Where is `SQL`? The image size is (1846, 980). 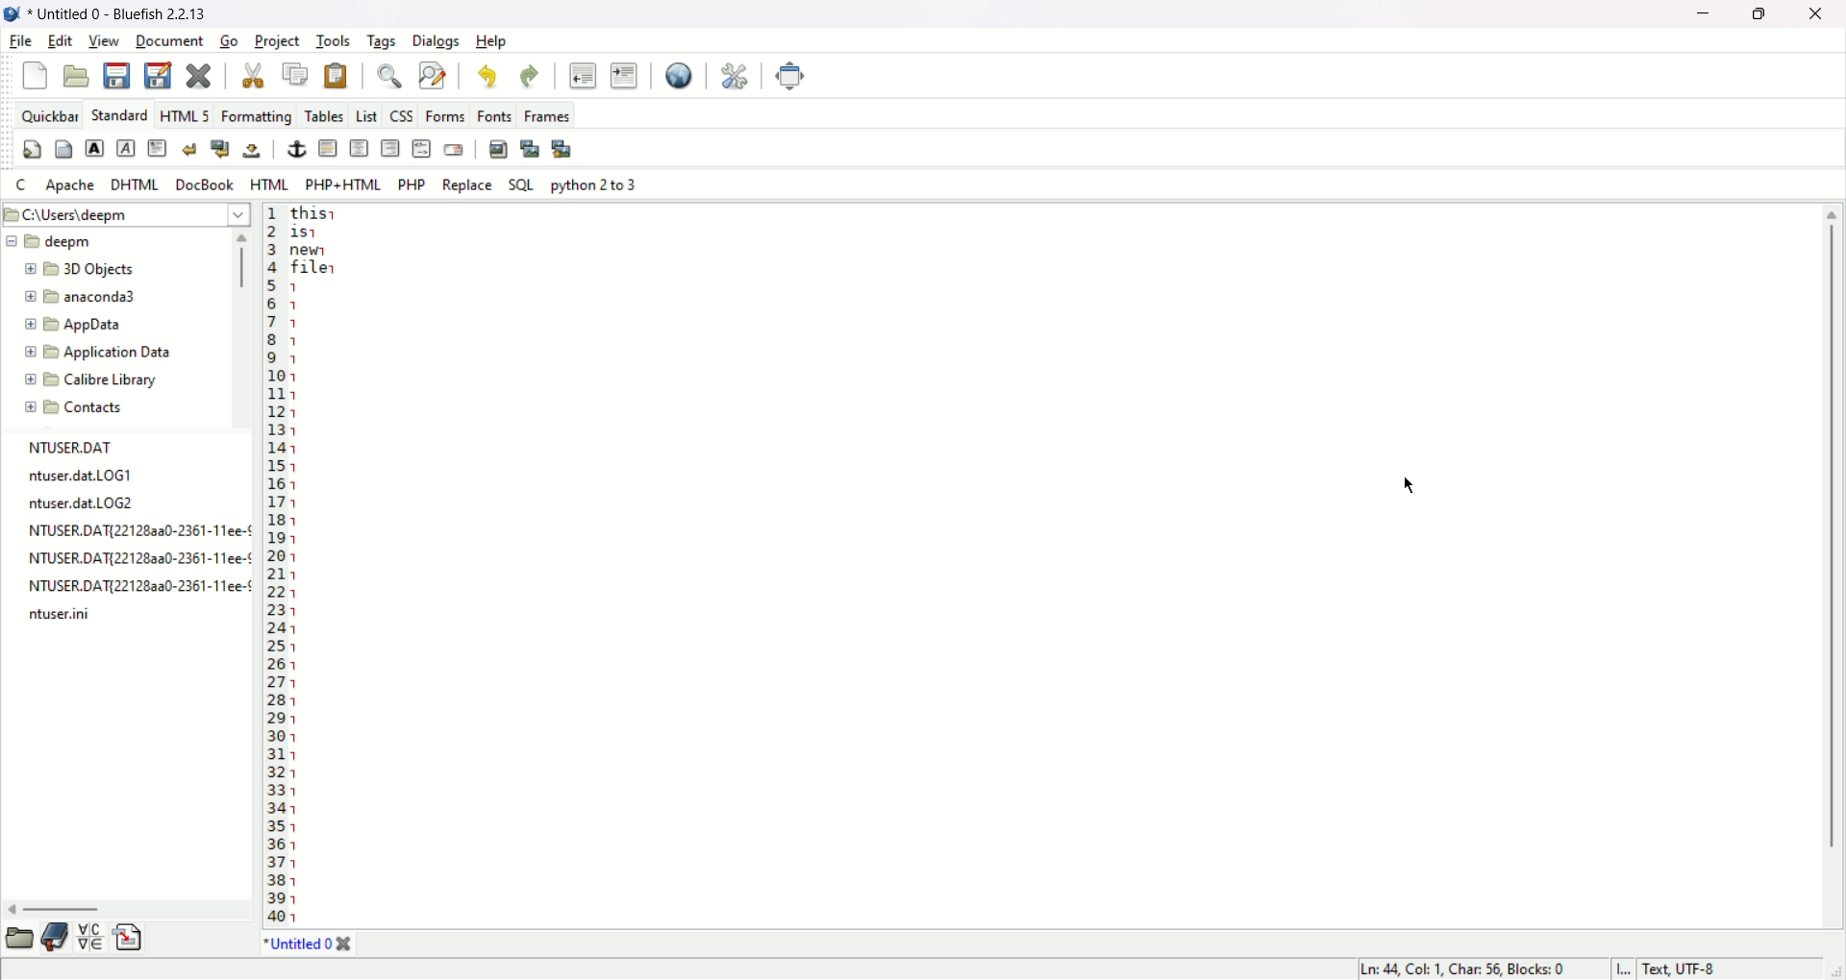
SQL is located at coordinates (522, 185).